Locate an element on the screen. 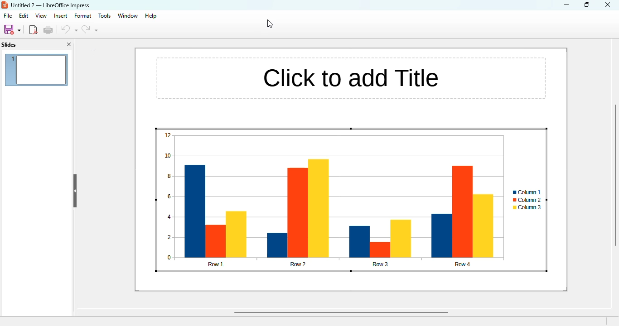  slide 1 is located at coordinates (36, 70).